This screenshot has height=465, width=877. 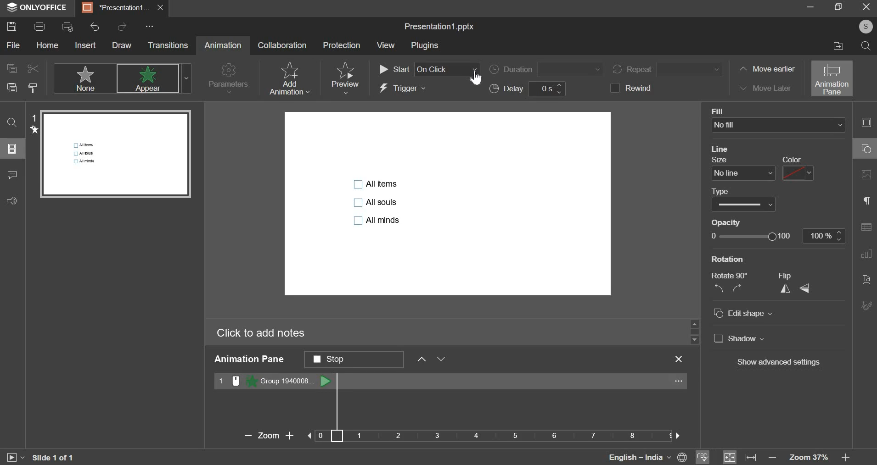 I want to click on click to add notes, so click(x=261, y=333).